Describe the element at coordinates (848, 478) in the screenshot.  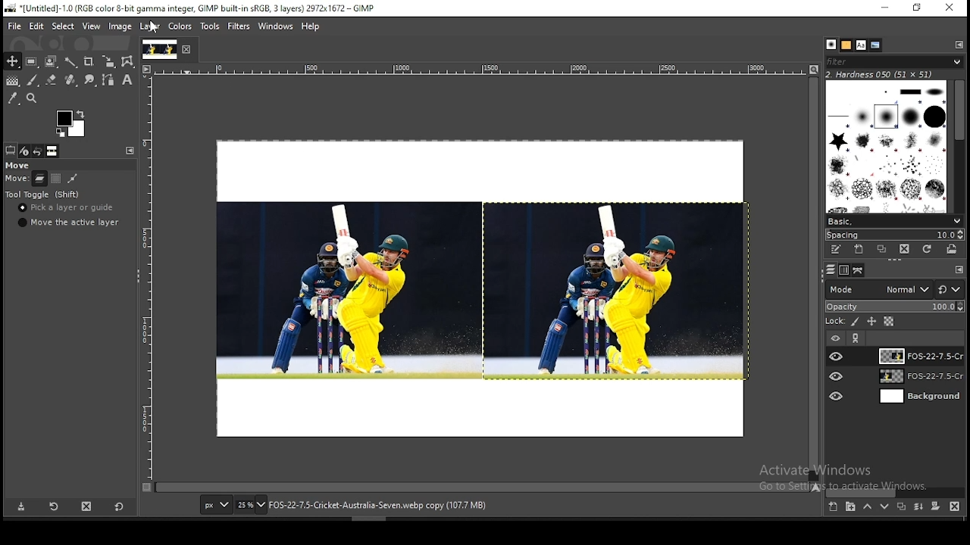
I see `text` at that location.